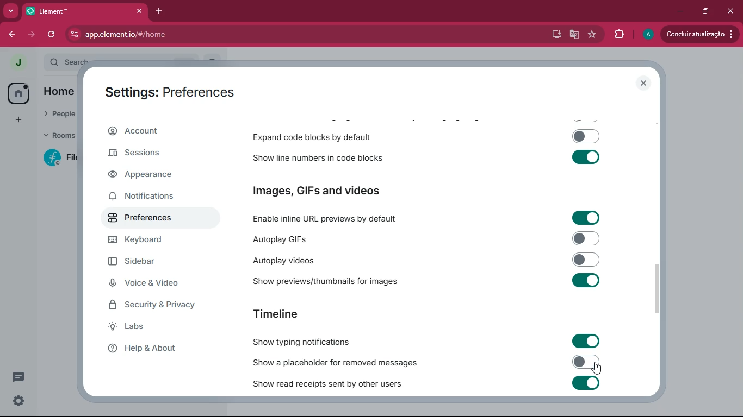 This screenshot has height=417, width=743. I want to click on appearance, so click(150, 175).